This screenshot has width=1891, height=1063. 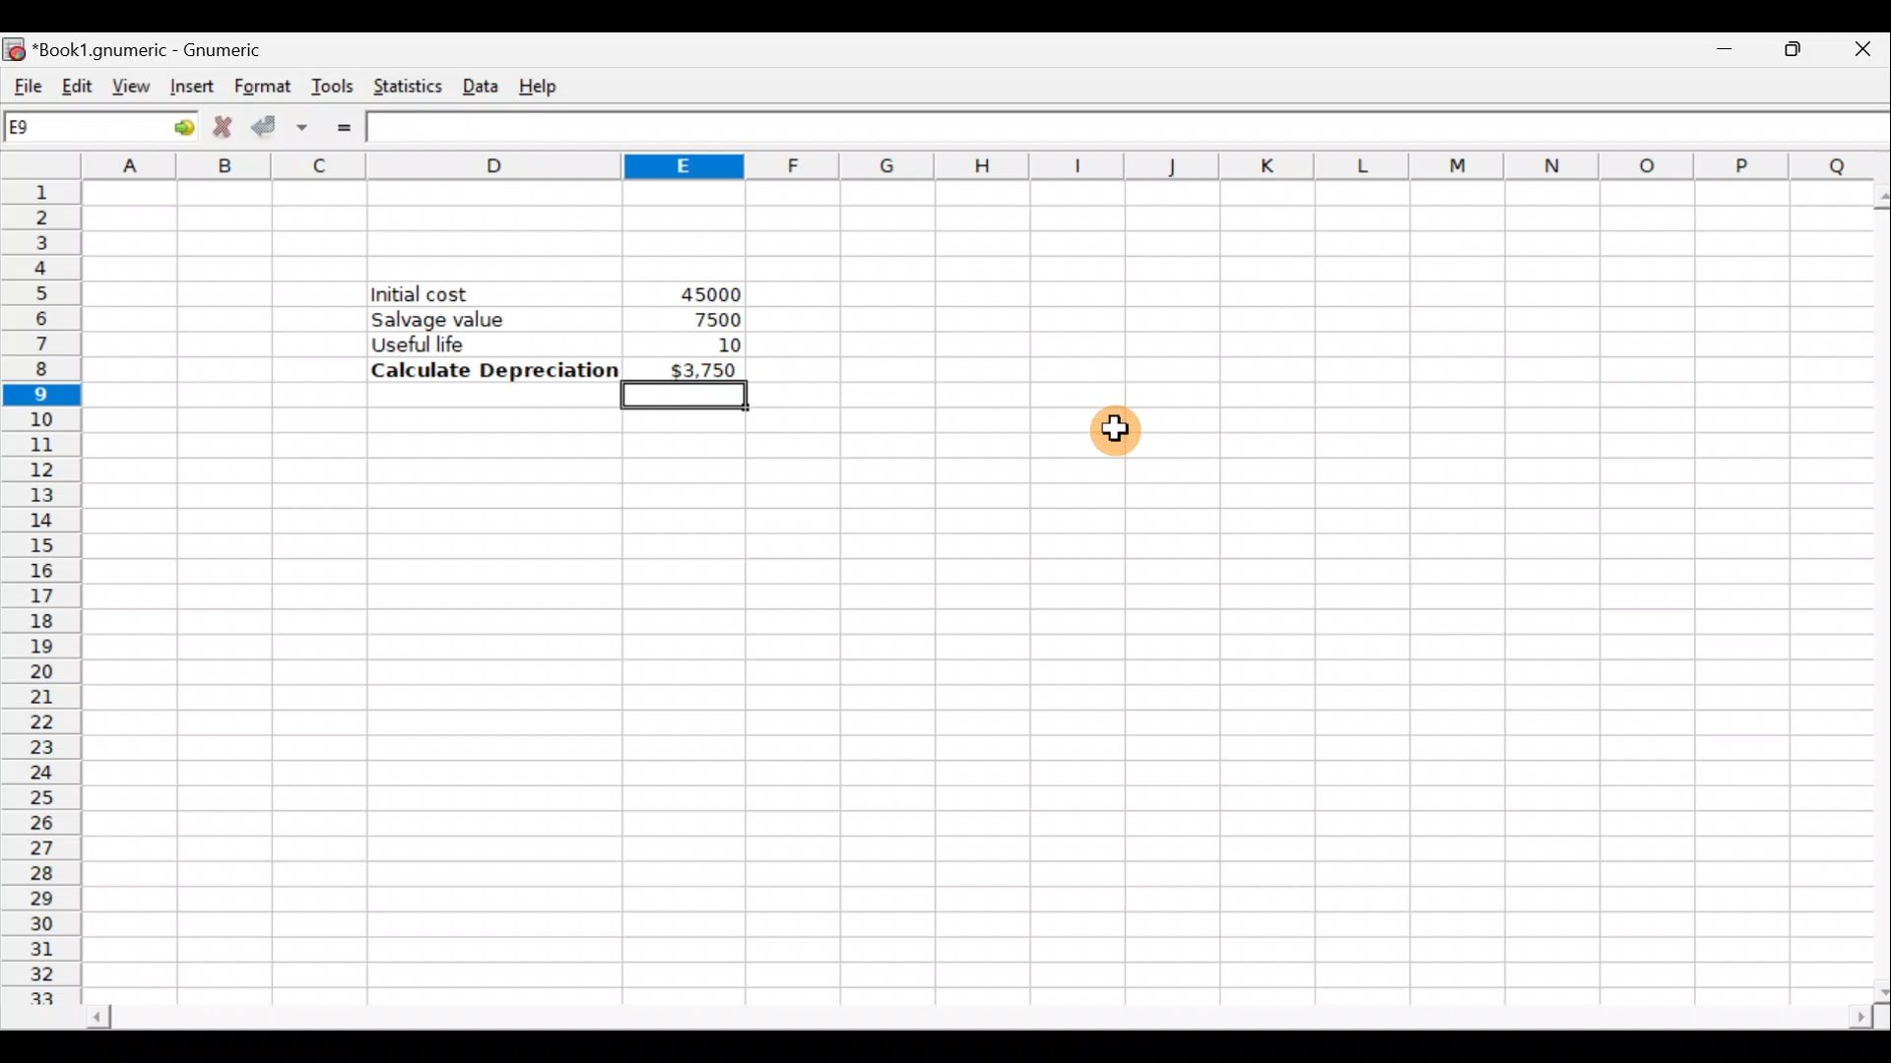 I want to click on Tools, so click(x=335, y=85).